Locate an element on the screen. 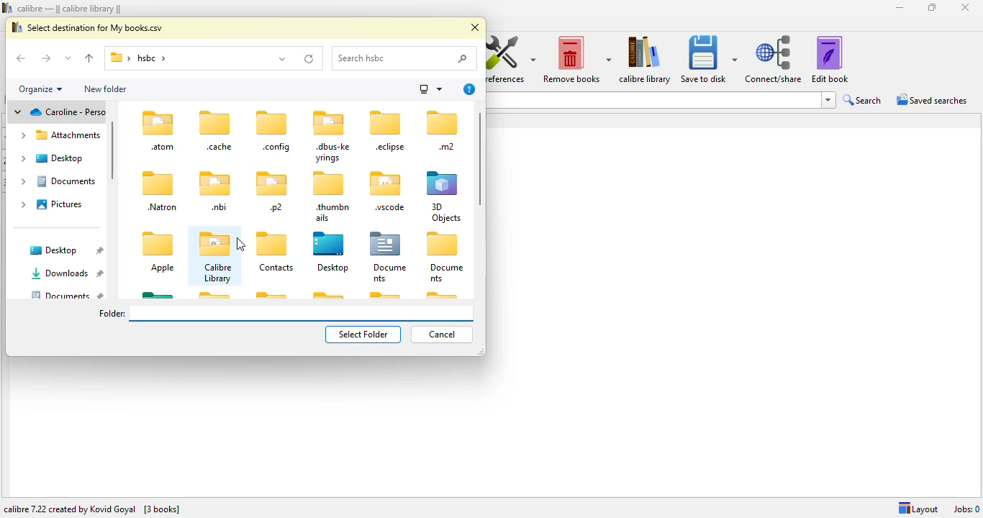 The height and width of the screenshot is (518, 983). calibre library is located at coordinates (645, 59).